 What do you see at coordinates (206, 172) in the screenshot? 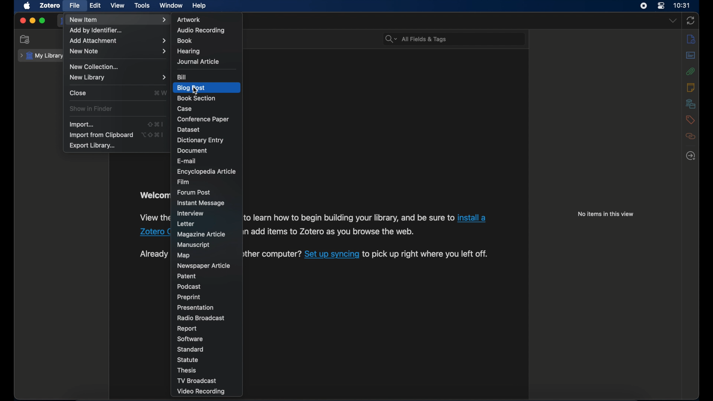
I see `encyclopedia article` at bounding box center [206, 172].